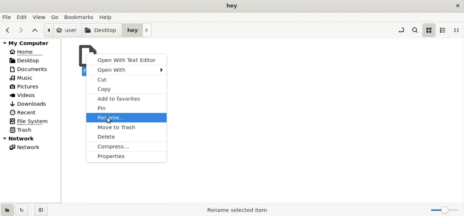  What do you see at coordinates (126, 59) in the screenshot?
I see `open with text editor` at bounding box center [126, 59].